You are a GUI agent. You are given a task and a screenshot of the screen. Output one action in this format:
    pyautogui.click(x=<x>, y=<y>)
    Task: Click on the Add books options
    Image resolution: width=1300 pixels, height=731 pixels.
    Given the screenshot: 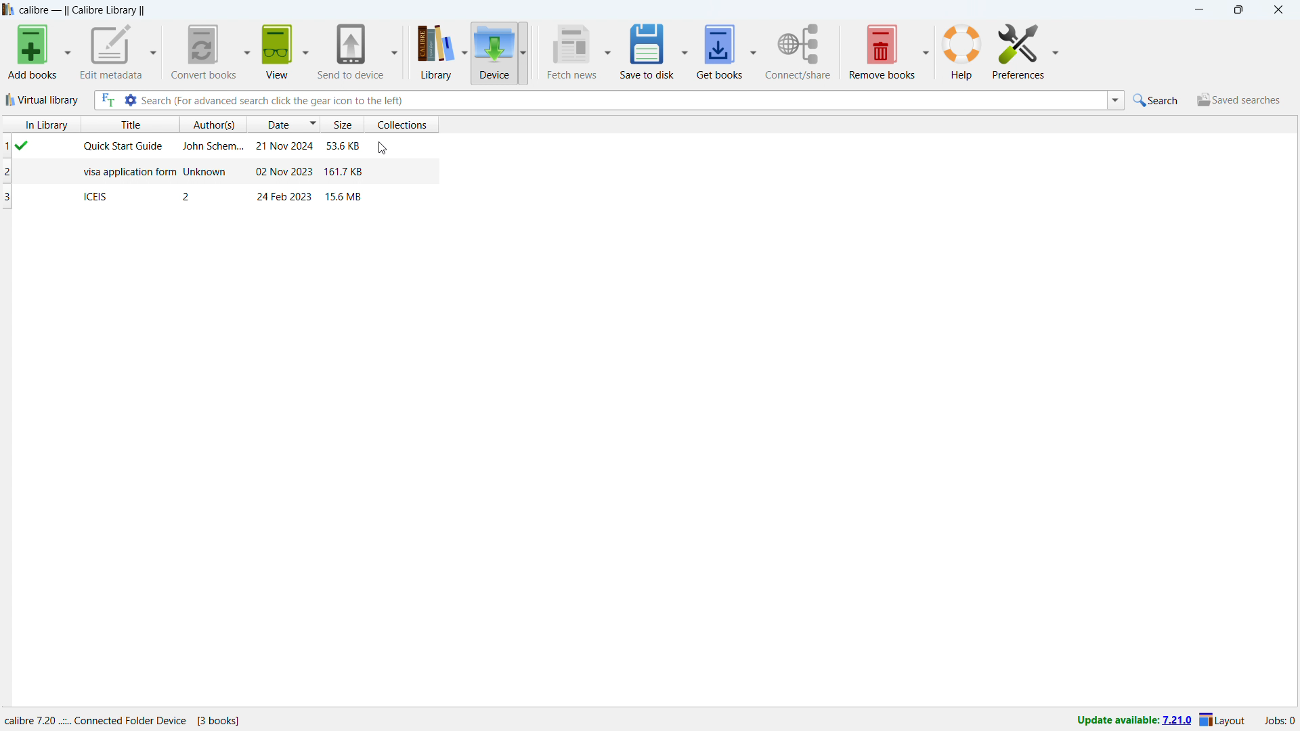 What is the action you would take?
    pyautogui.click(x=68, y=52)
    